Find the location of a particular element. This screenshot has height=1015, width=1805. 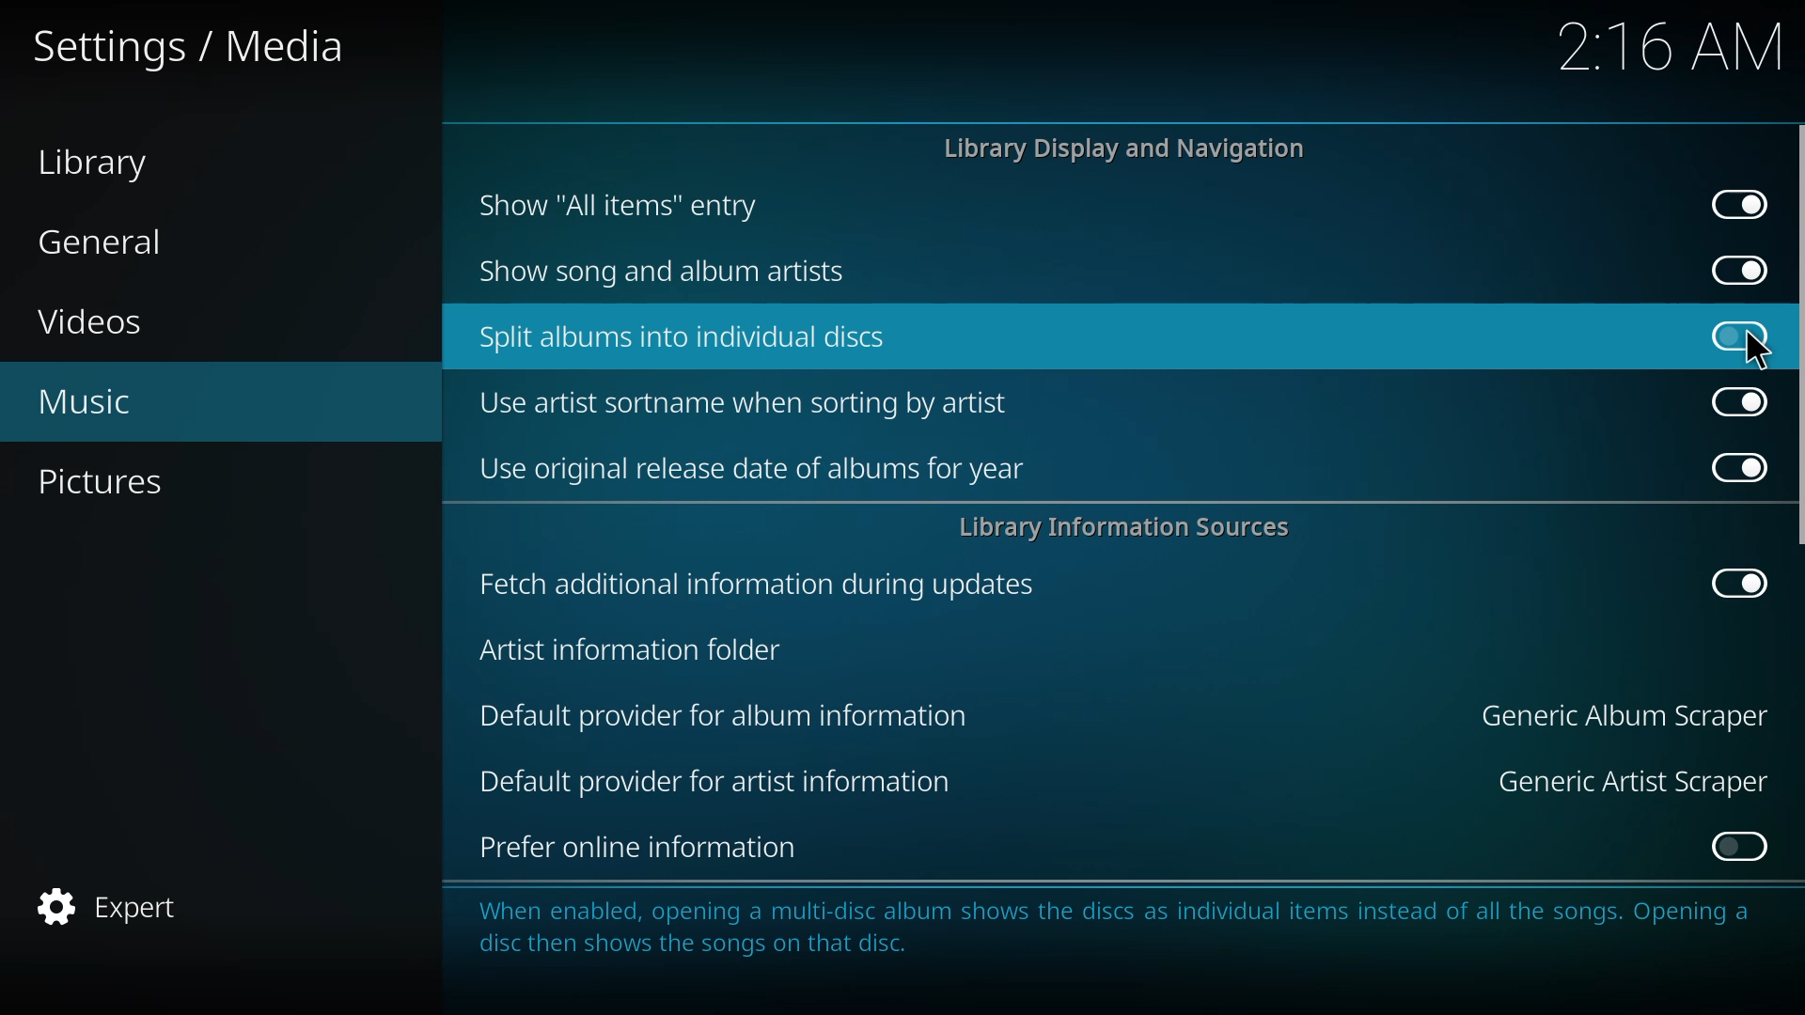

generic is located at coordinates (1620, 715).